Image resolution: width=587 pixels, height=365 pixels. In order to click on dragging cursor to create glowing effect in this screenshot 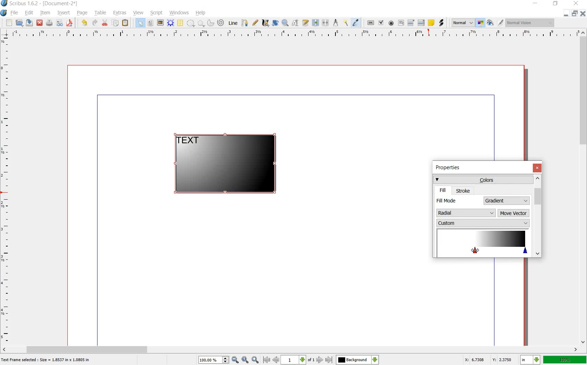, I will do `click(476, 250)`.